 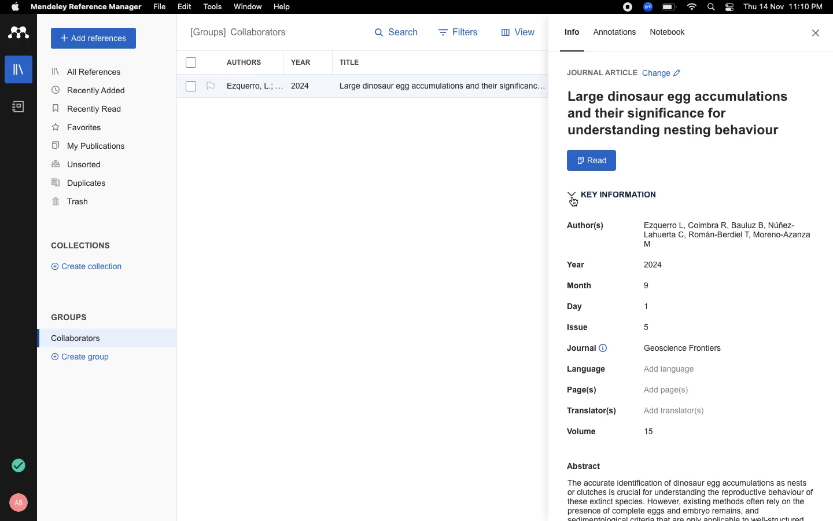 I want to click on read, so click(x=592, y=161).